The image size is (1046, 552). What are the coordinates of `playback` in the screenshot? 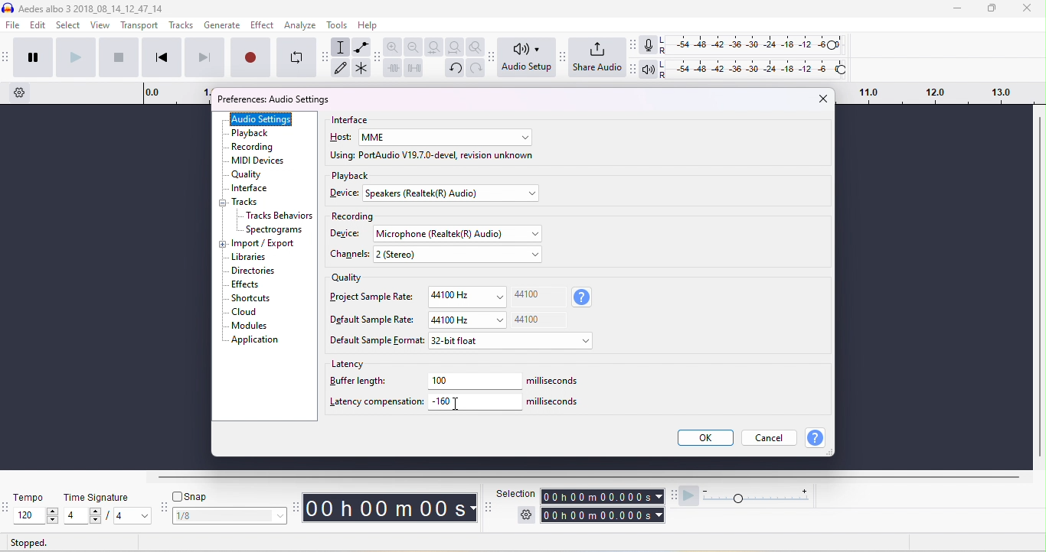 It's located at (250, 133).